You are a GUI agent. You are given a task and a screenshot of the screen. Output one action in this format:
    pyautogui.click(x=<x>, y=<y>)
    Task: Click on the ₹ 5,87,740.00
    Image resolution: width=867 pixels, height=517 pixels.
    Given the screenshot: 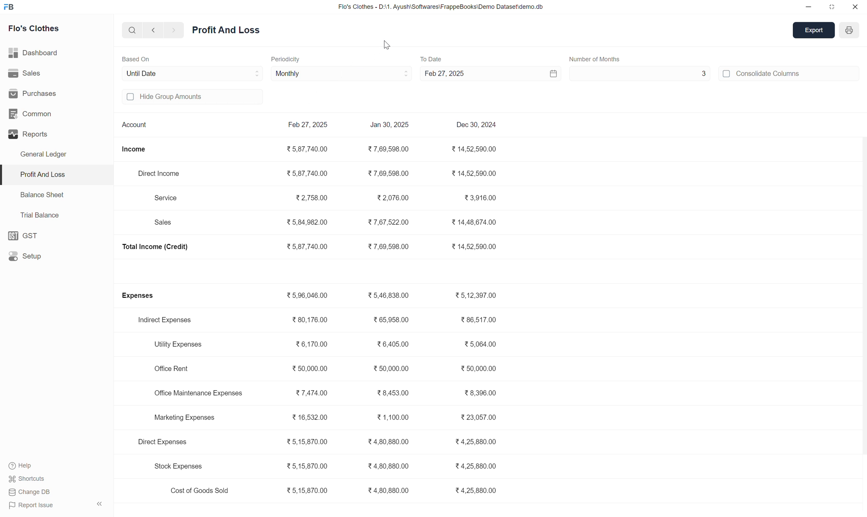 What is the action you would take?
    pyautogui.click(x=307, y=247)
    